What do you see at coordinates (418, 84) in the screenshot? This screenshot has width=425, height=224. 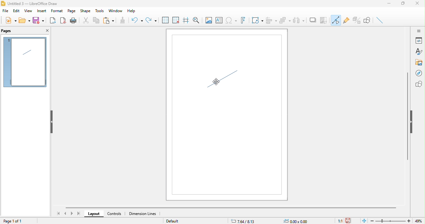 I see `shapes` at bounding box center [418, 84].